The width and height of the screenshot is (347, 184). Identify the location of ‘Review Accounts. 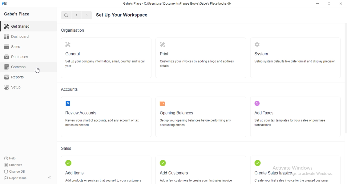
(81, 107).